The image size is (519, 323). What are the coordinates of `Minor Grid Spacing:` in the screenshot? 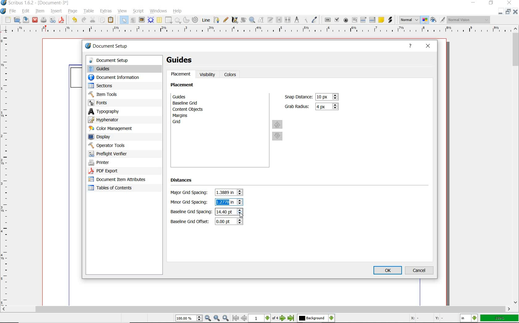 It's located at (191, 202).